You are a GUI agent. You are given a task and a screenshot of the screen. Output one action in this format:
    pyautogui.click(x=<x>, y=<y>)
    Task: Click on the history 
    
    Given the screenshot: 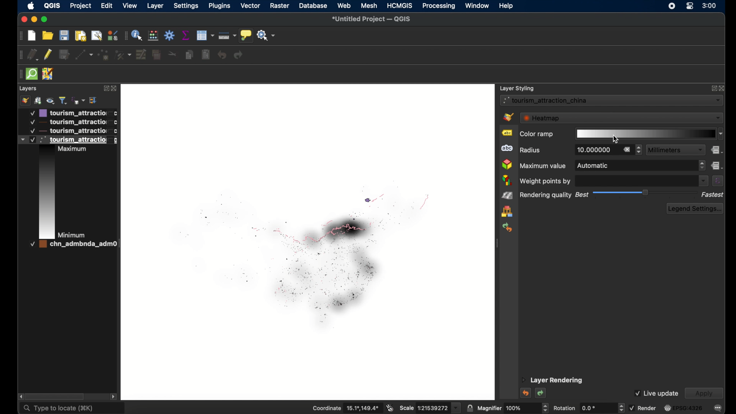 What is the action you would take?
    pyautogui.click(x=508, y=227)
    